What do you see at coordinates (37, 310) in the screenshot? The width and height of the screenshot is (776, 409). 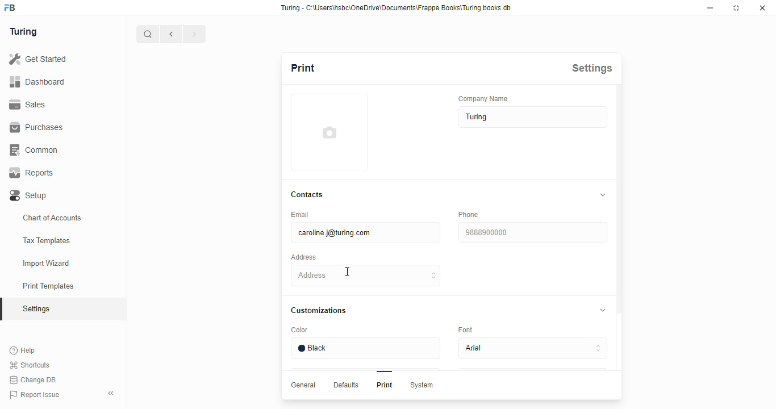 I see `settings` at bounding box center [37, 310].